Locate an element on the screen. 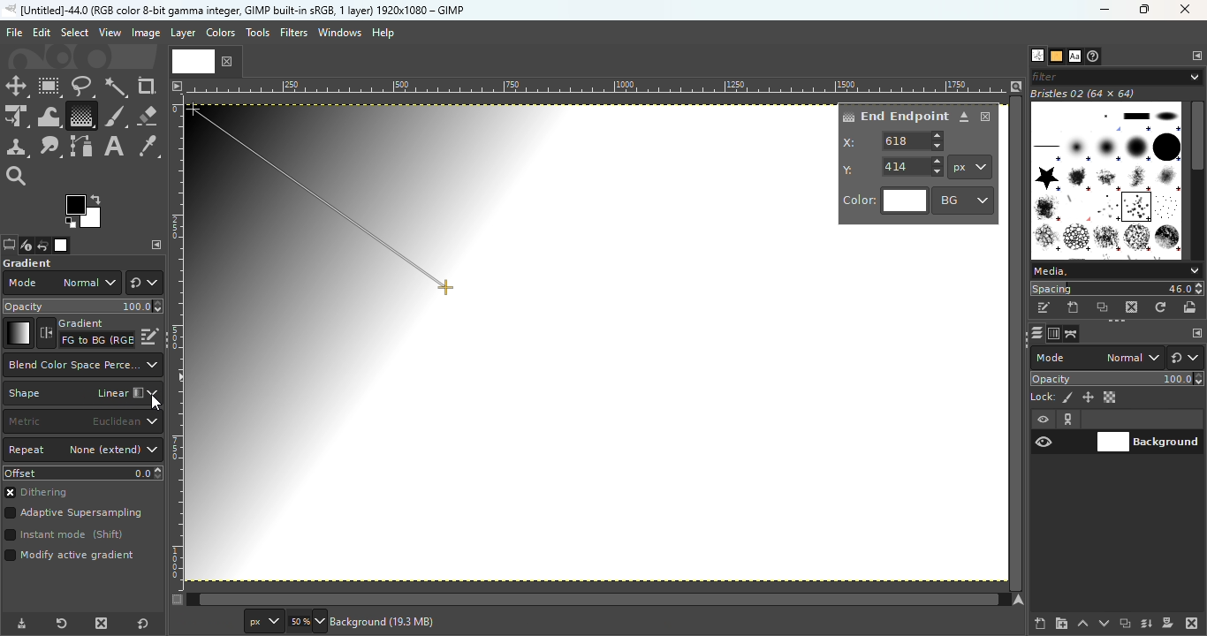 The image size is (1207, 636). Fuzzy select tool  is located at coordinates (117, 87).